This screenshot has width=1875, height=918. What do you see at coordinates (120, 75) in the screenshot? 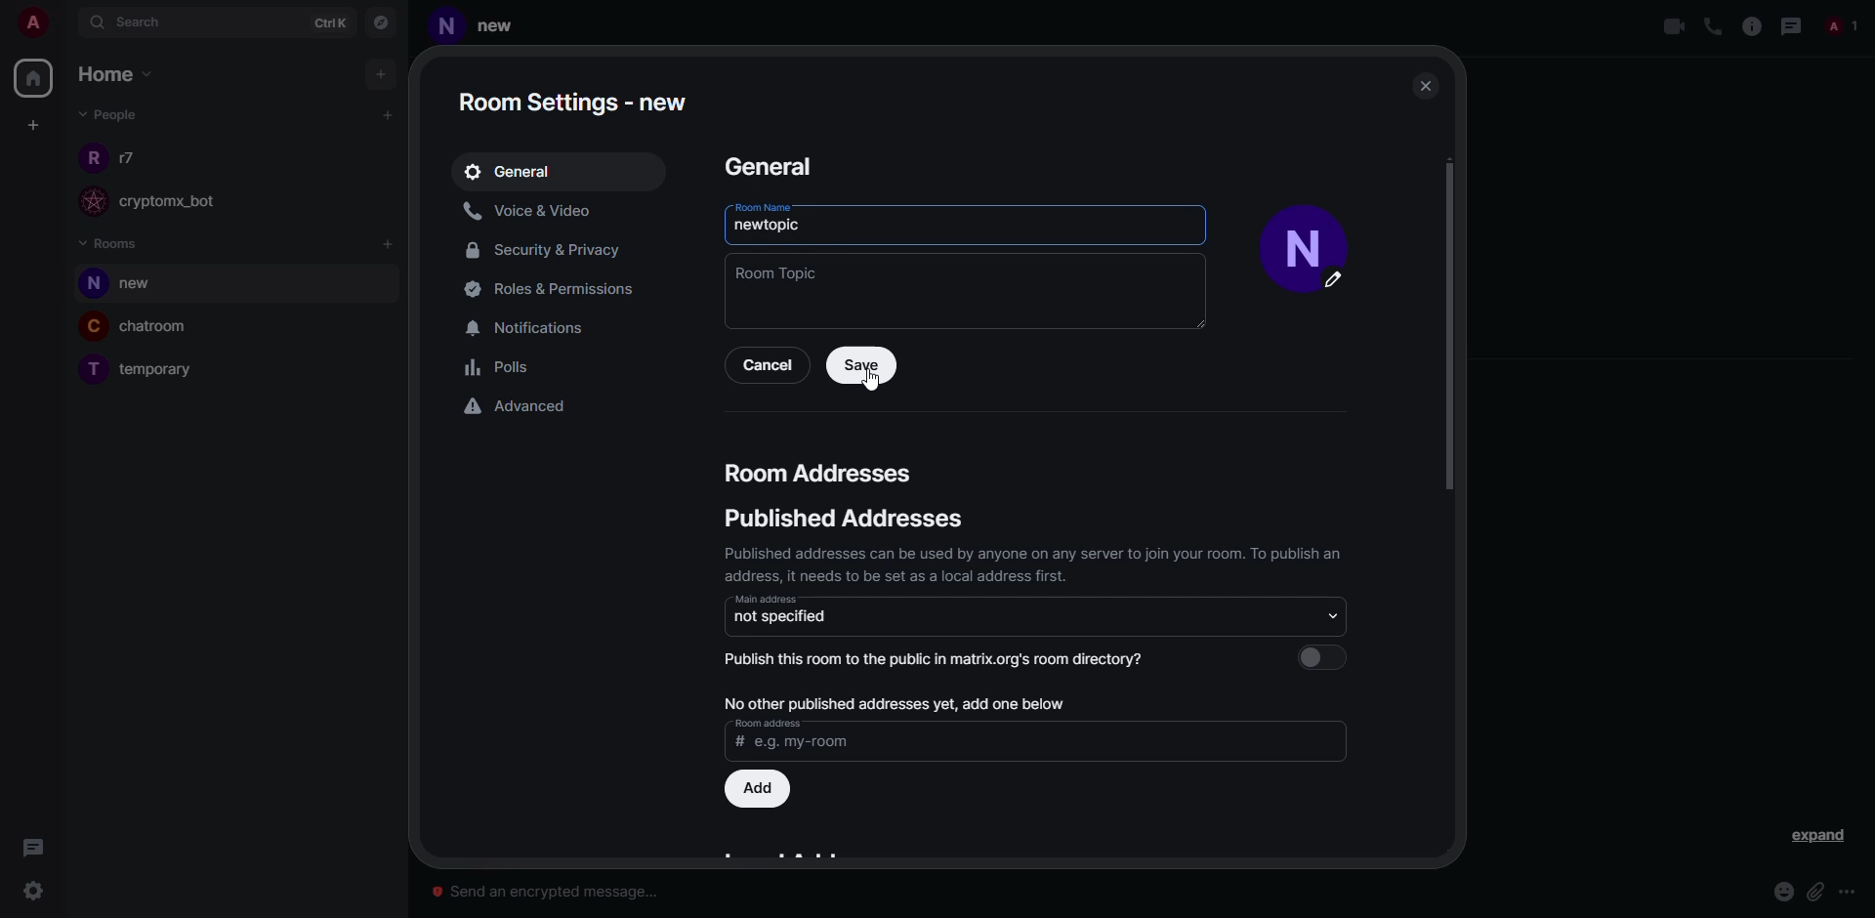
I see `home` at bounding box center [120, 75].